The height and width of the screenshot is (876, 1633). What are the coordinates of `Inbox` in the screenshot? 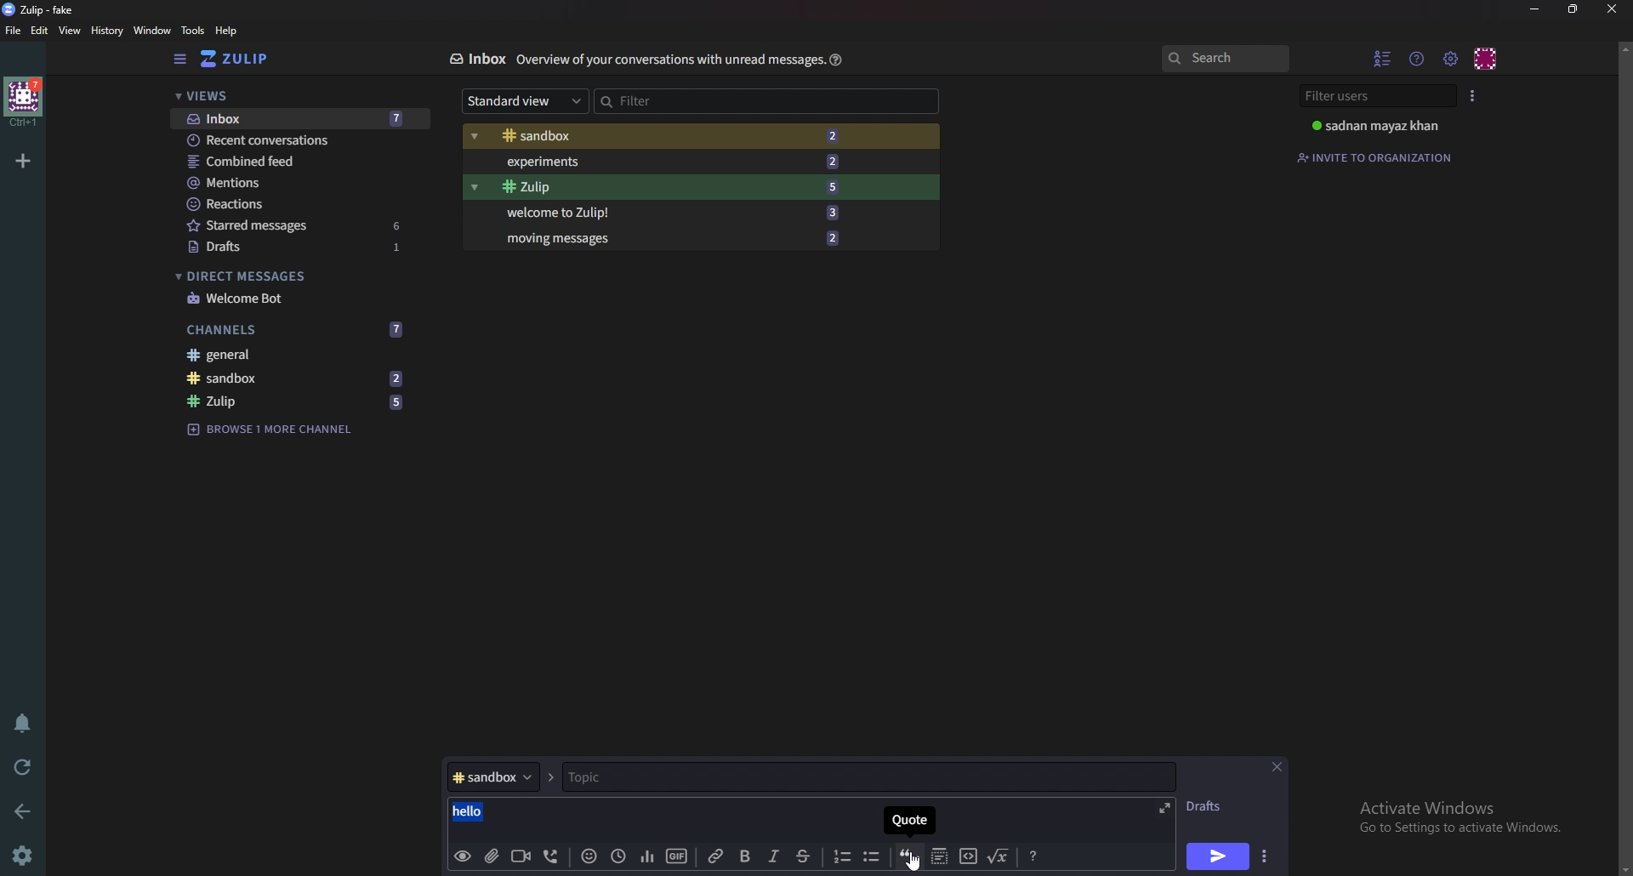 It's located at (480, 59).